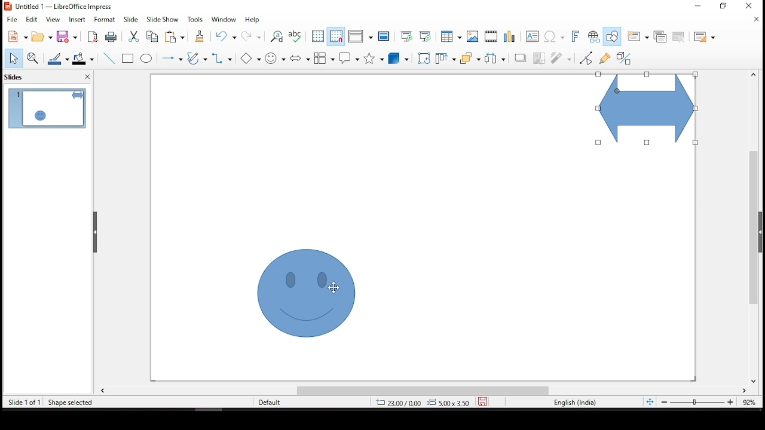  I want to click on charts, so click(511, 38).